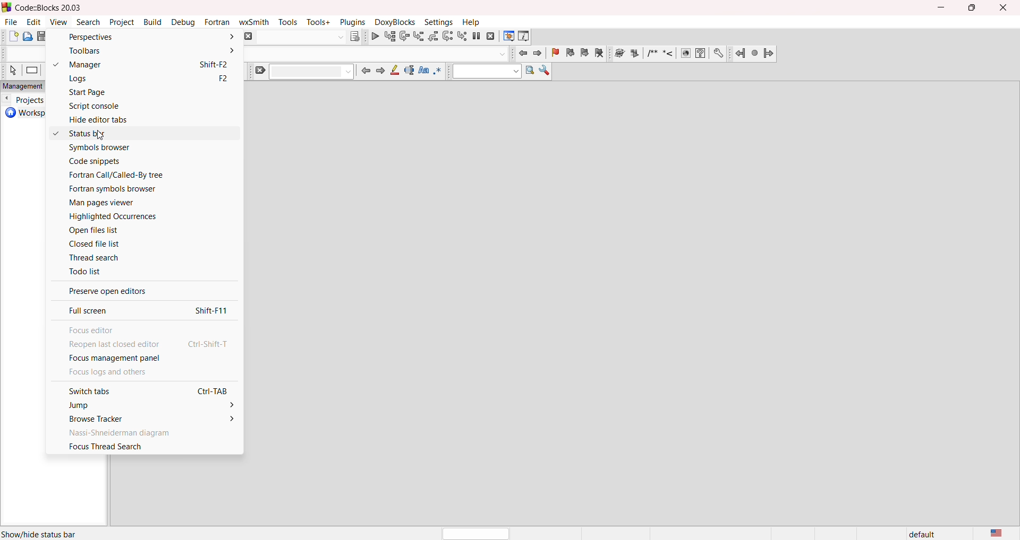 The width and height of the screenshot is (1020, 540). What do you see at coordinates (651, 53) in the screenshot?
I see `Insert block` at bounding box center [651, 53].